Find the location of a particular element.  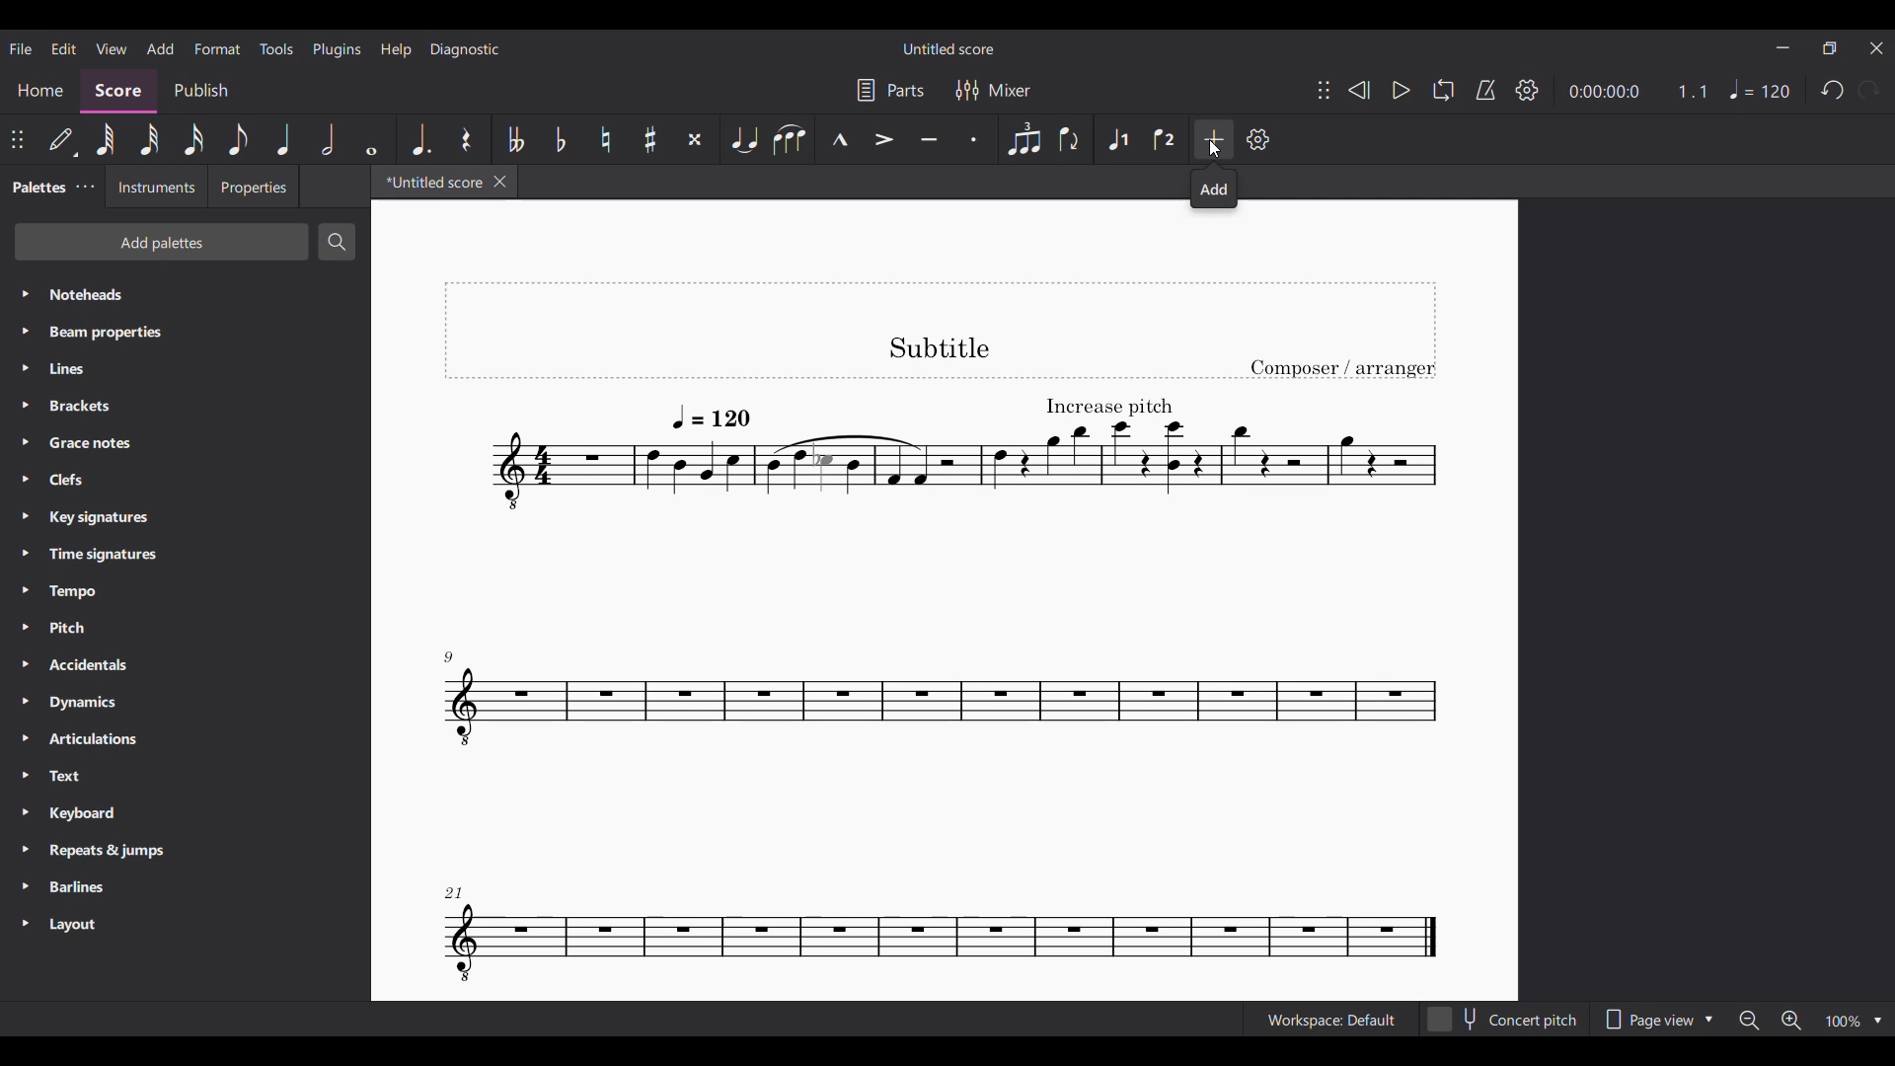

Current duration is located at coordinates (1604, 92).